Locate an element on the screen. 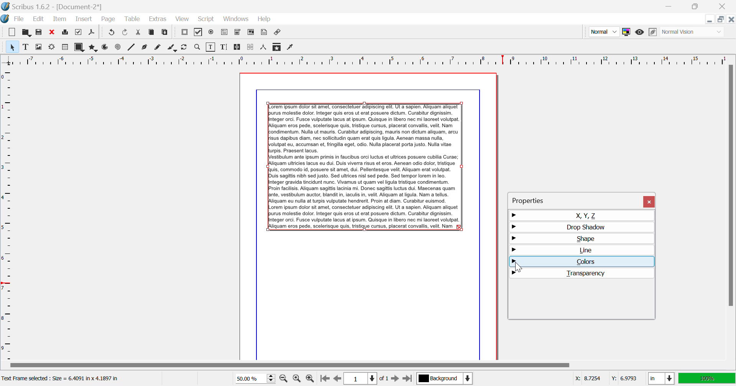 Image resolution: width=736 pixels, height=386 pixels. Copy Item Properties is located at coordinates (278, 47).